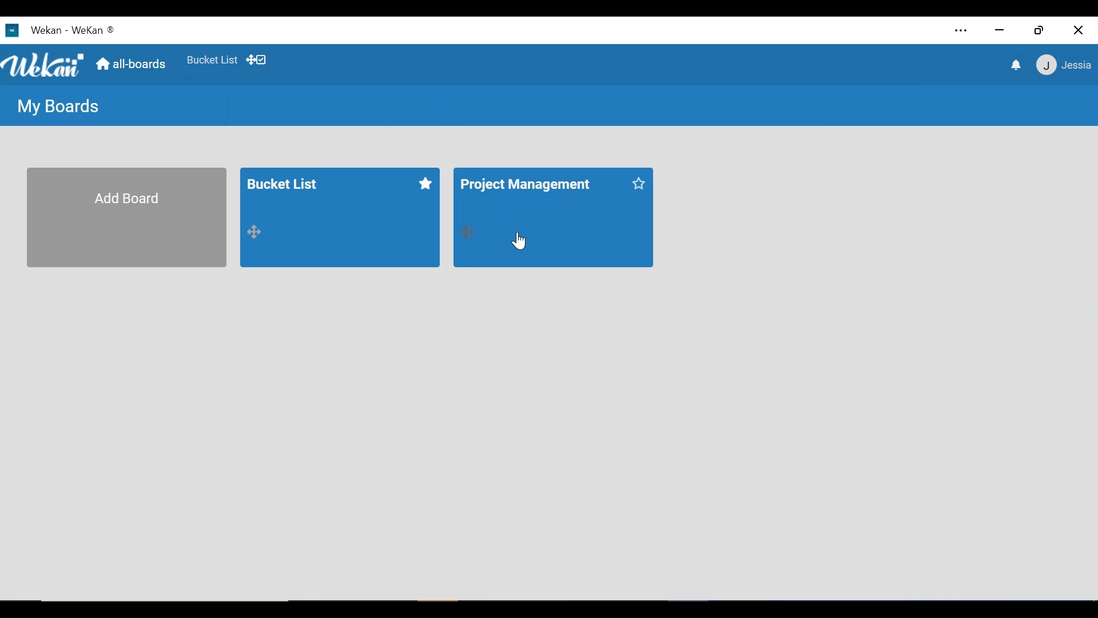 The width and height of the screenshot is (1098, 618). I want to click on minimize, so click(998, 31).